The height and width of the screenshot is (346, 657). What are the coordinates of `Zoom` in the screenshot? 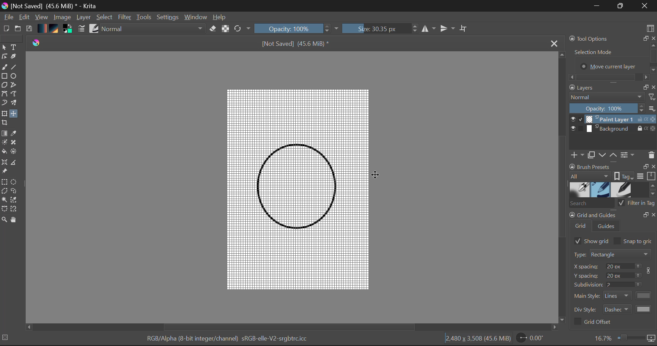 It's located at (624, 338).